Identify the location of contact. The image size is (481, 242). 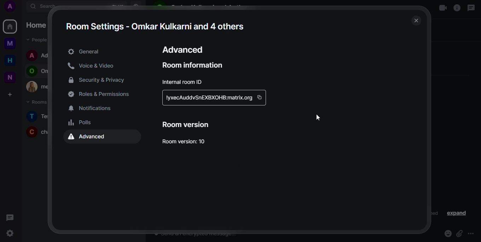
(38, 87).